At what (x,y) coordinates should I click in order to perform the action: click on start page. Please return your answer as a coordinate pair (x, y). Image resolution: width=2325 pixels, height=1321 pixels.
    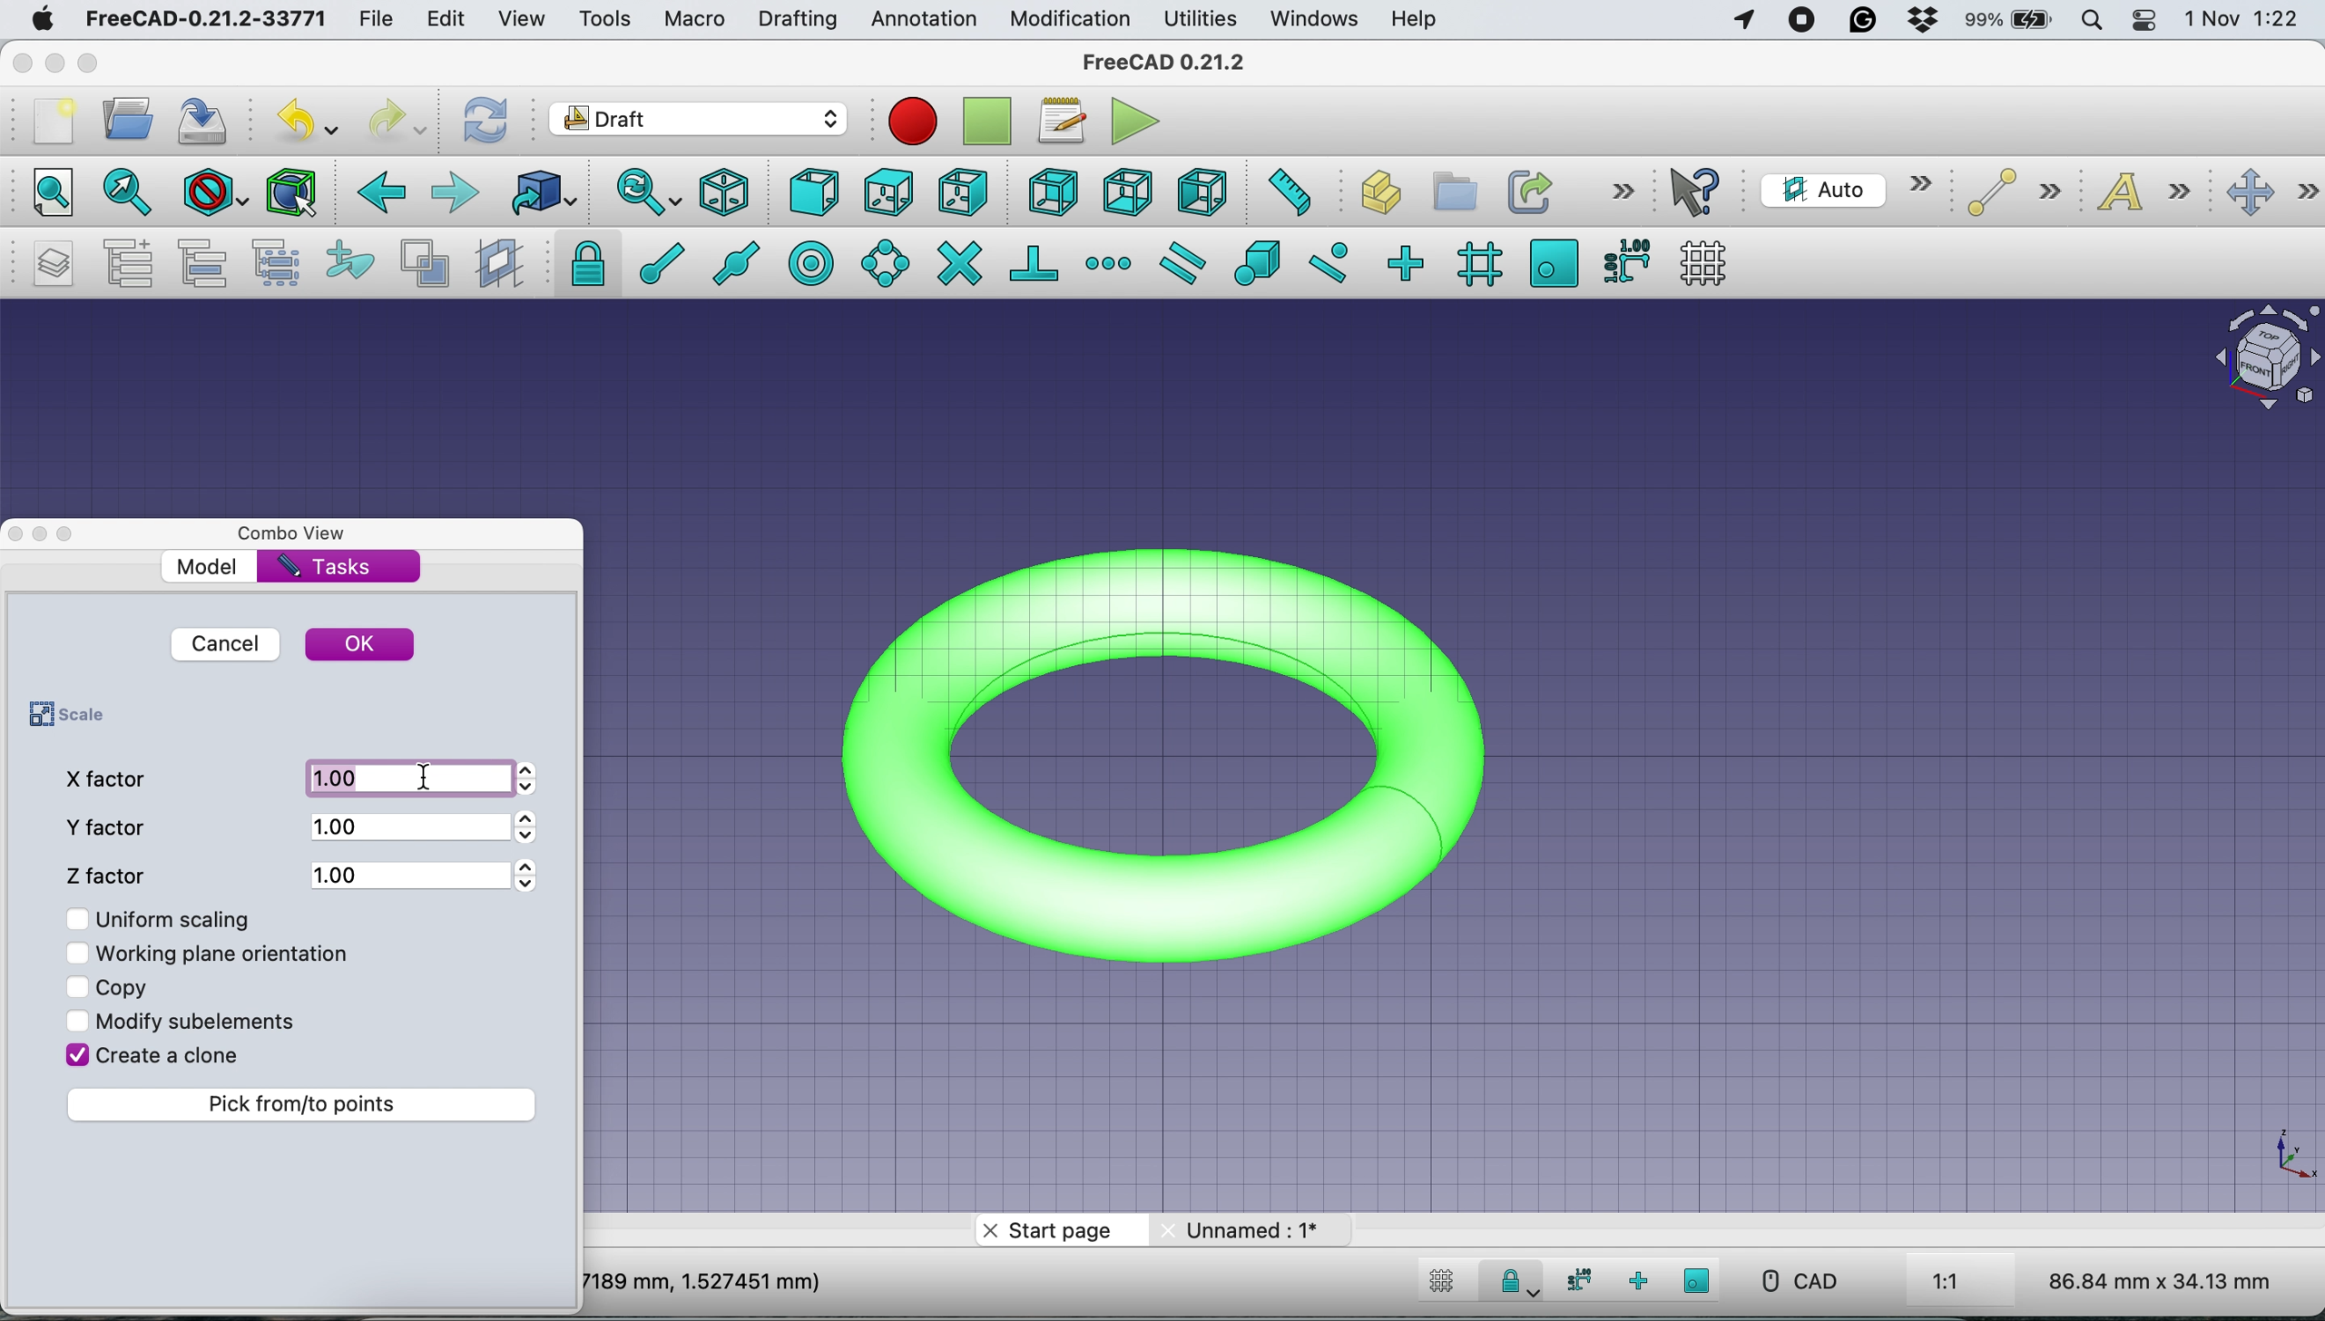
    Looking at the image, I should click on (1057, 1231).